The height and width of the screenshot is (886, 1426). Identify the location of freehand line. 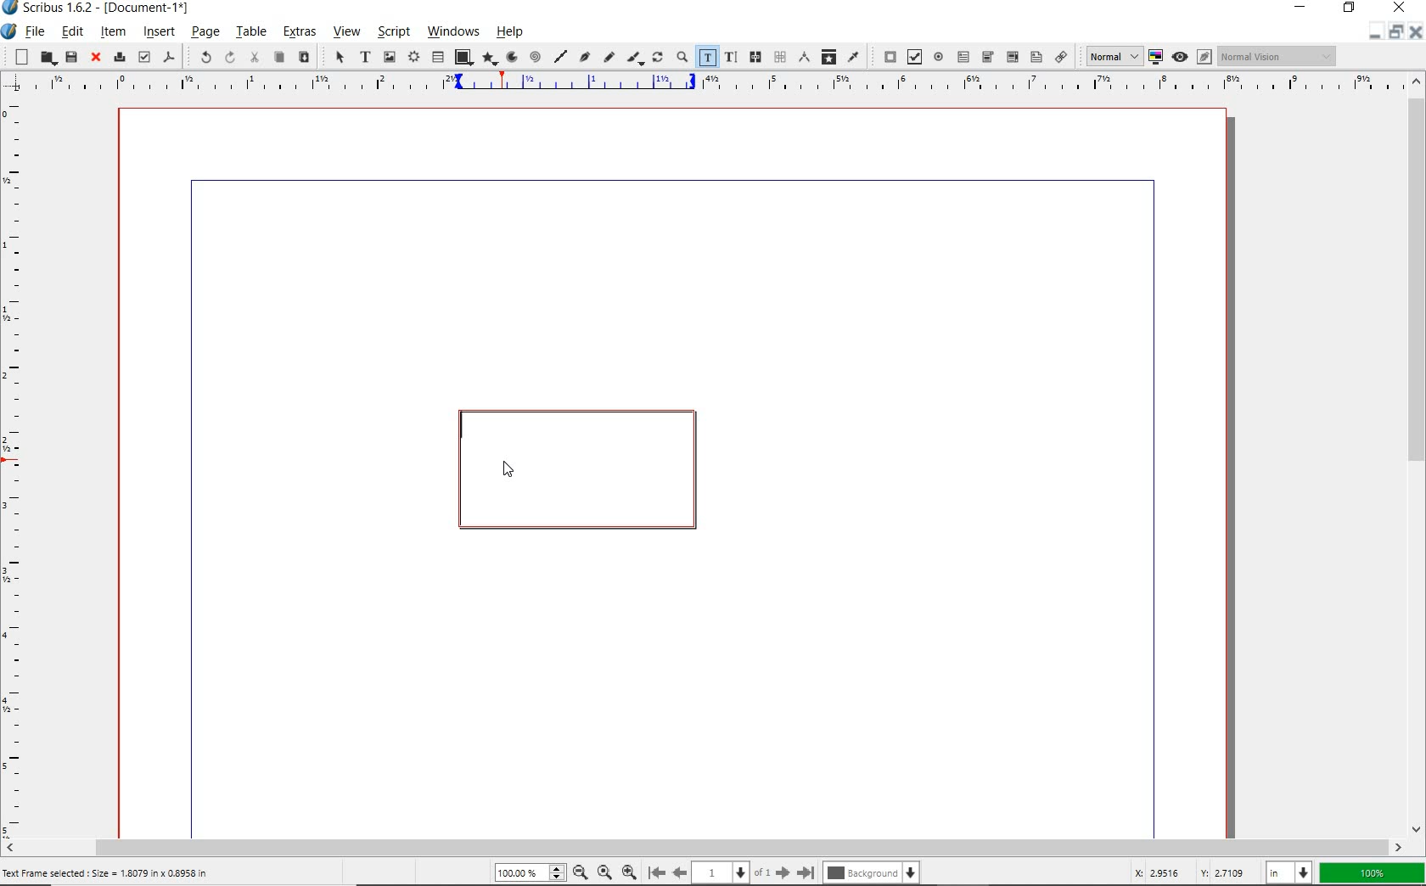
(609, 58).